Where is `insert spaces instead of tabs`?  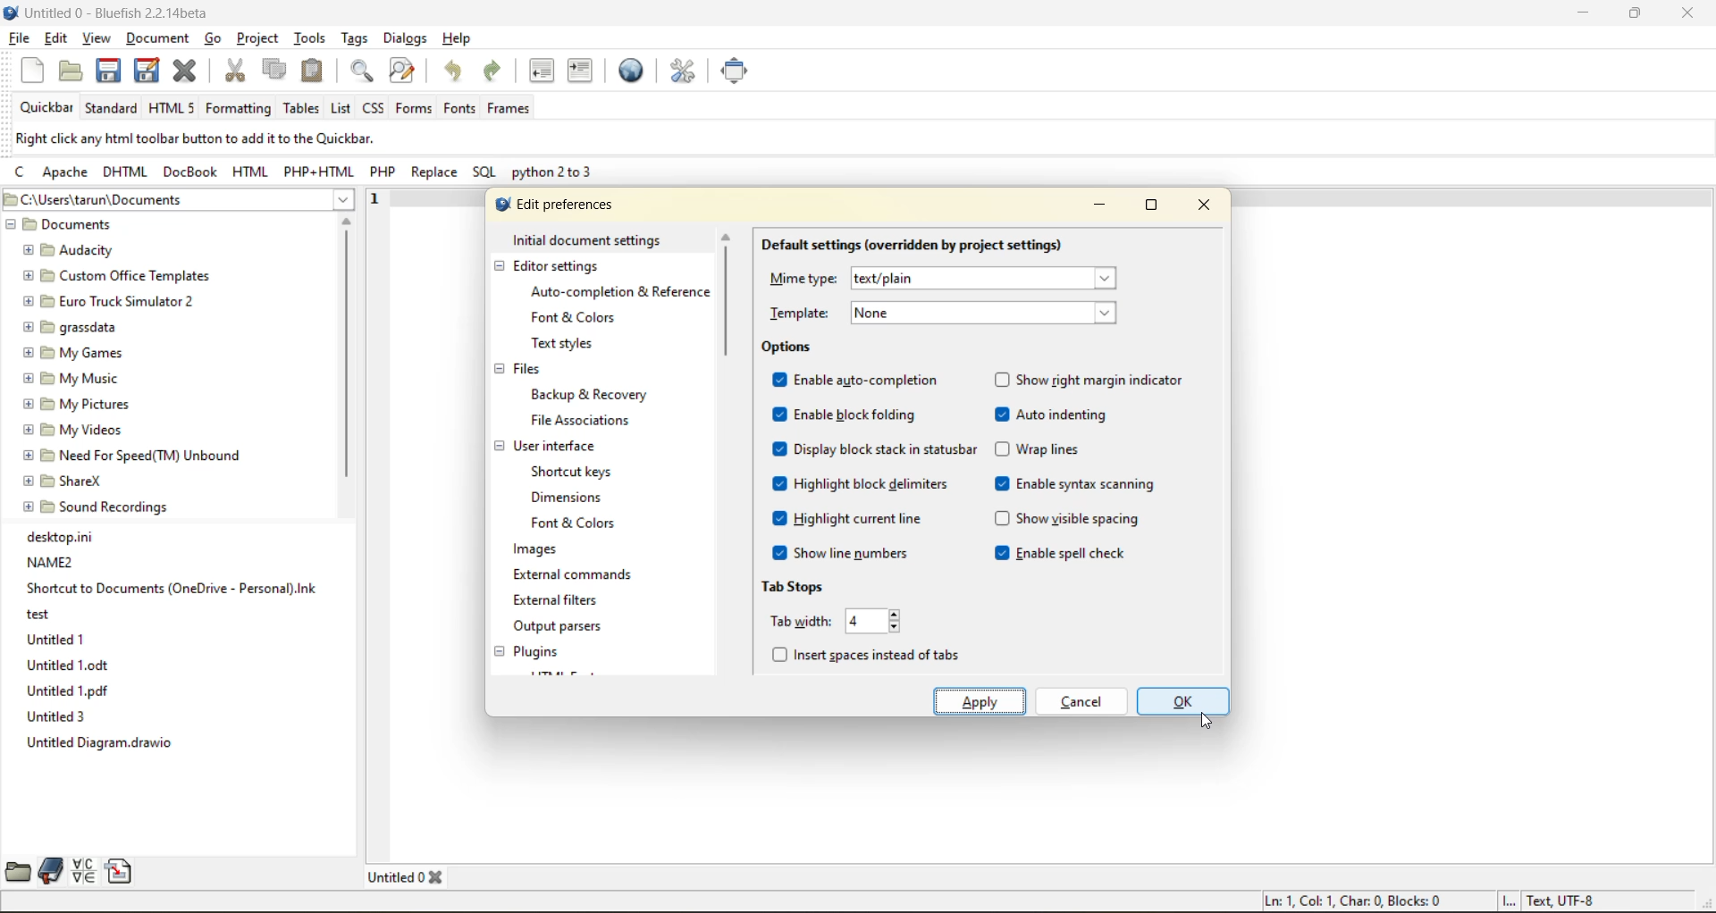 insert spaces instead of tabs is located at coordinates (870, 650).